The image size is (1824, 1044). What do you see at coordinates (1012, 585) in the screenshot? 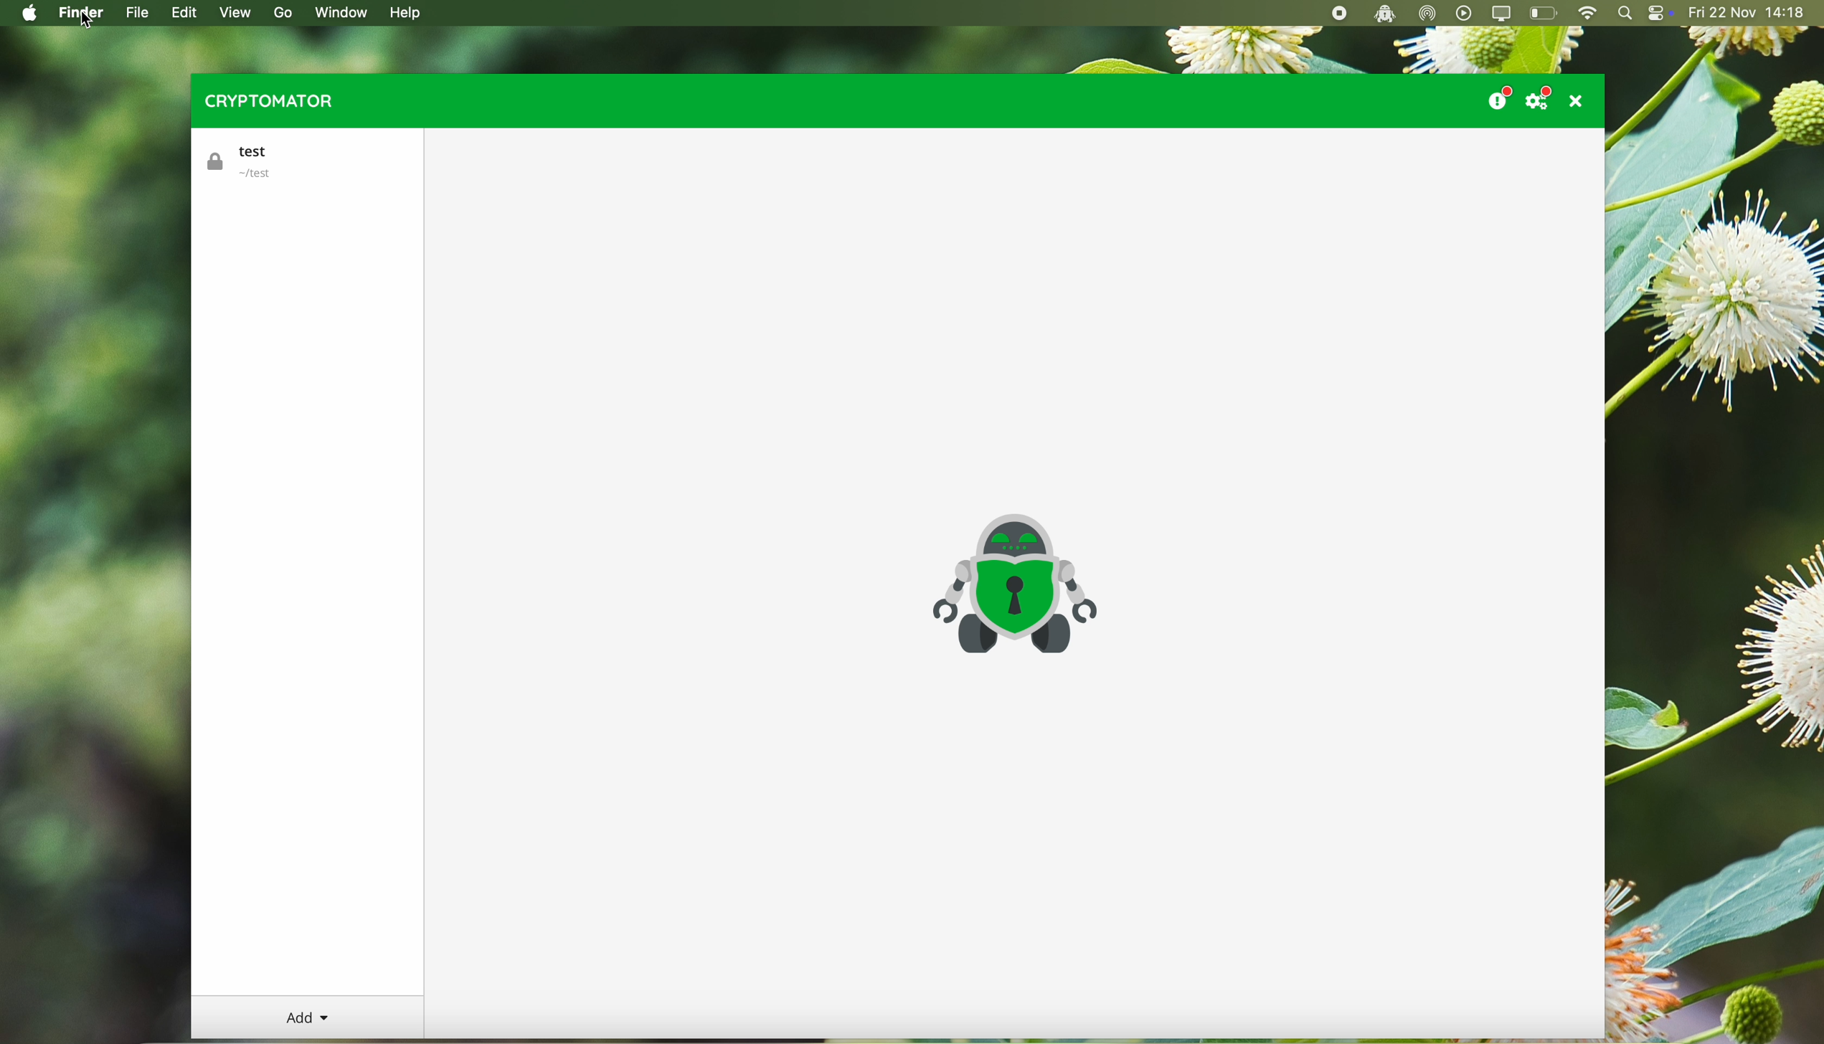
I see `cryptomator icon` at bounding box center [1012, 585].